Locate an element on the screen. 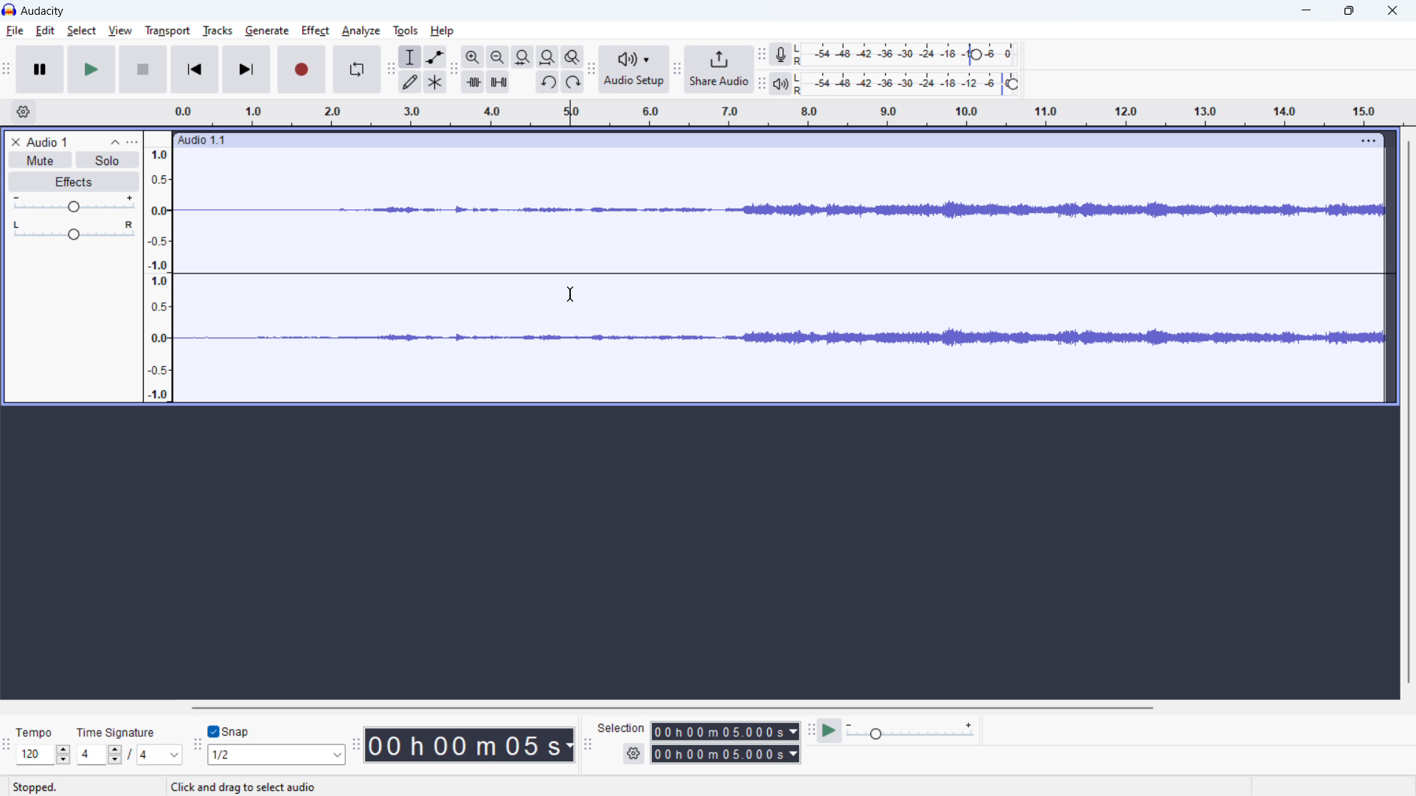 The height and width of the screenshot is (796, 1416). end time is located at coordinates (725, 754).